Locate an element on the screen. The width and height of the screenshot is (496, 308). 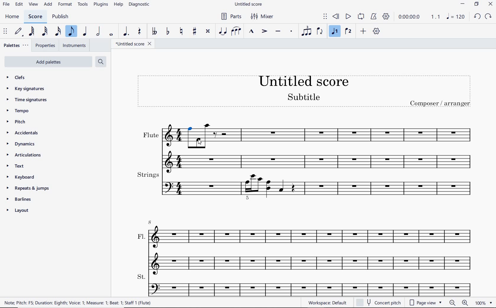
concert pitch is located at coordinates (379, 302).